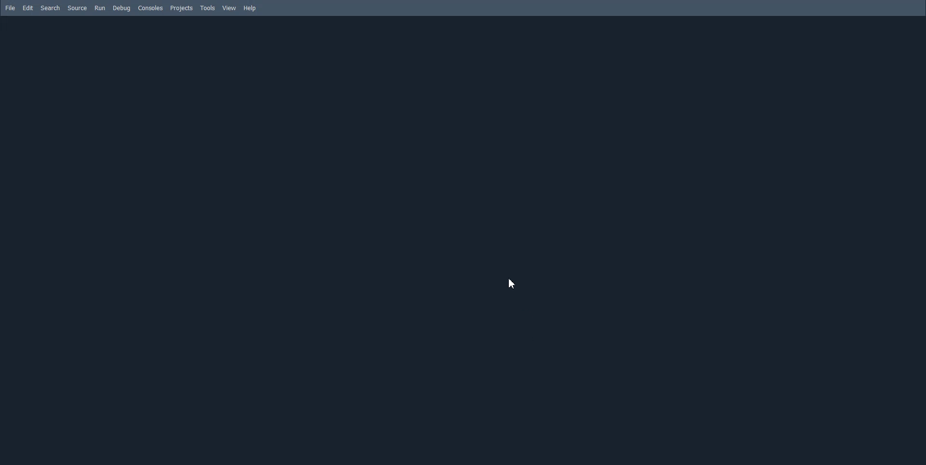 The image size is (926, 465). I want to click on View, so click(230, 8).